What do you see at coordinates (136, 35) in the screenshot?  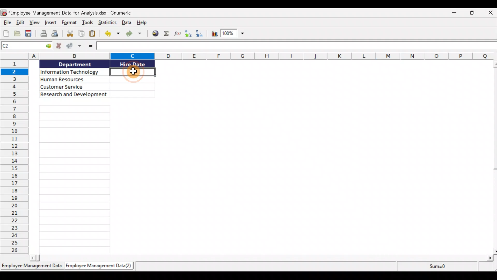 I see `Redo undone action` at bounding box center [136, 35].